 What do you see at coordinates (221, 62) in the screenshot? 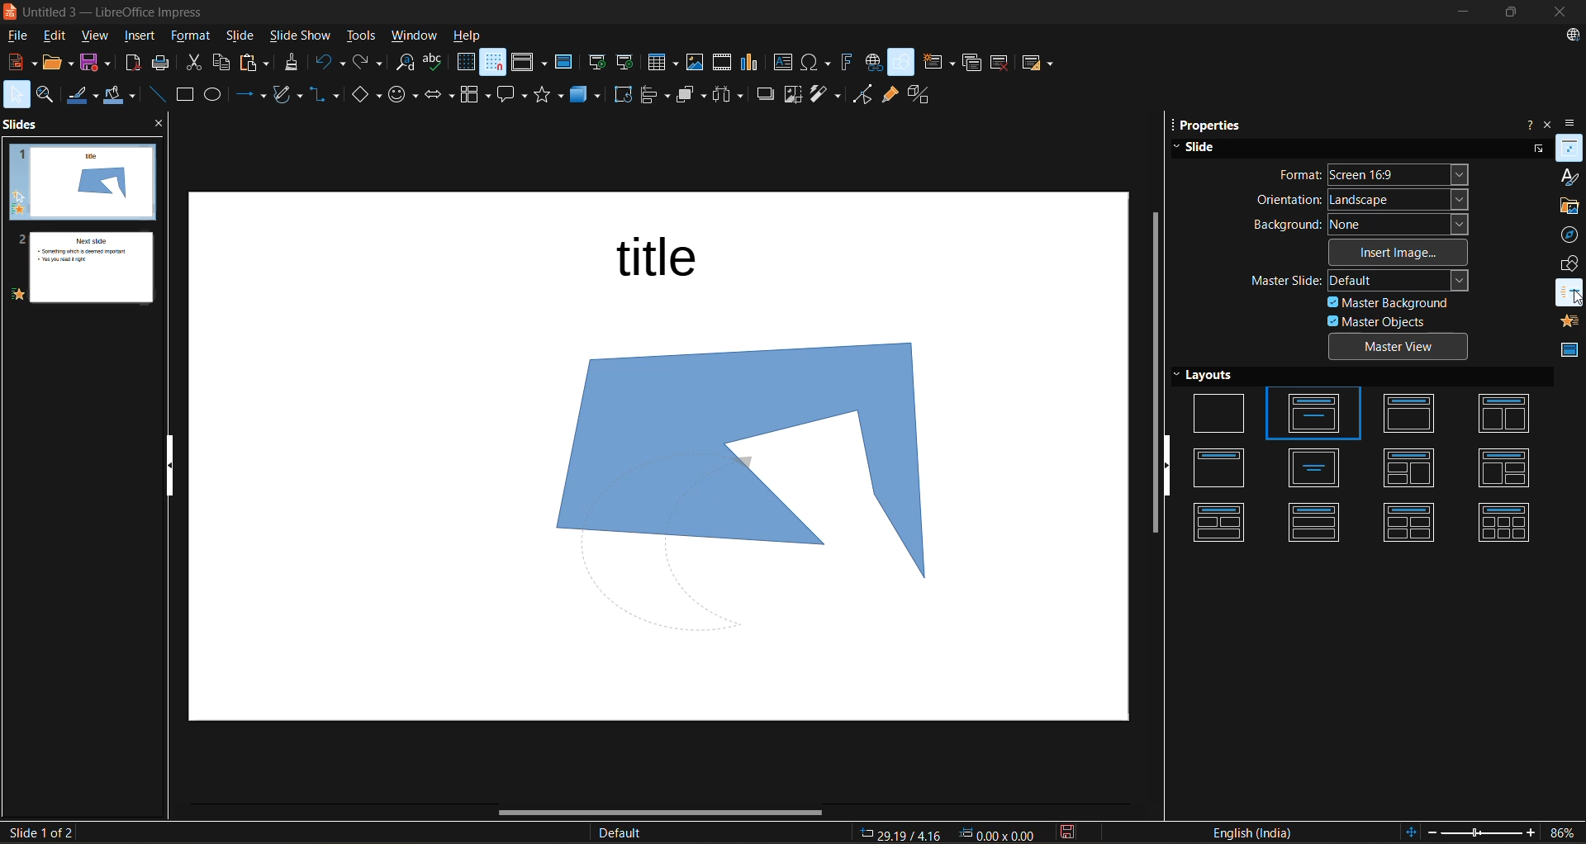
I see `copy` at bounding box center [221, 62].